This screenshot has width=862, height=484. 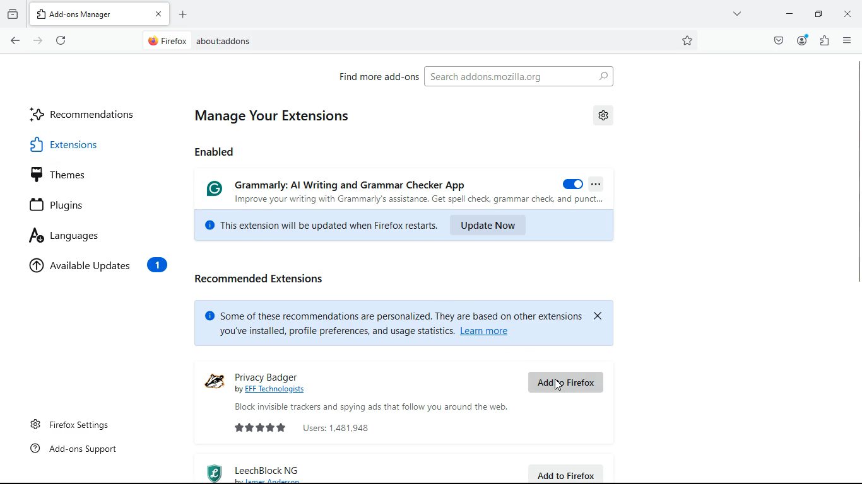 What do you see at coordinates (560, 387) in the screenshot?
I see `Cursor` at bounding box center [560, 387].